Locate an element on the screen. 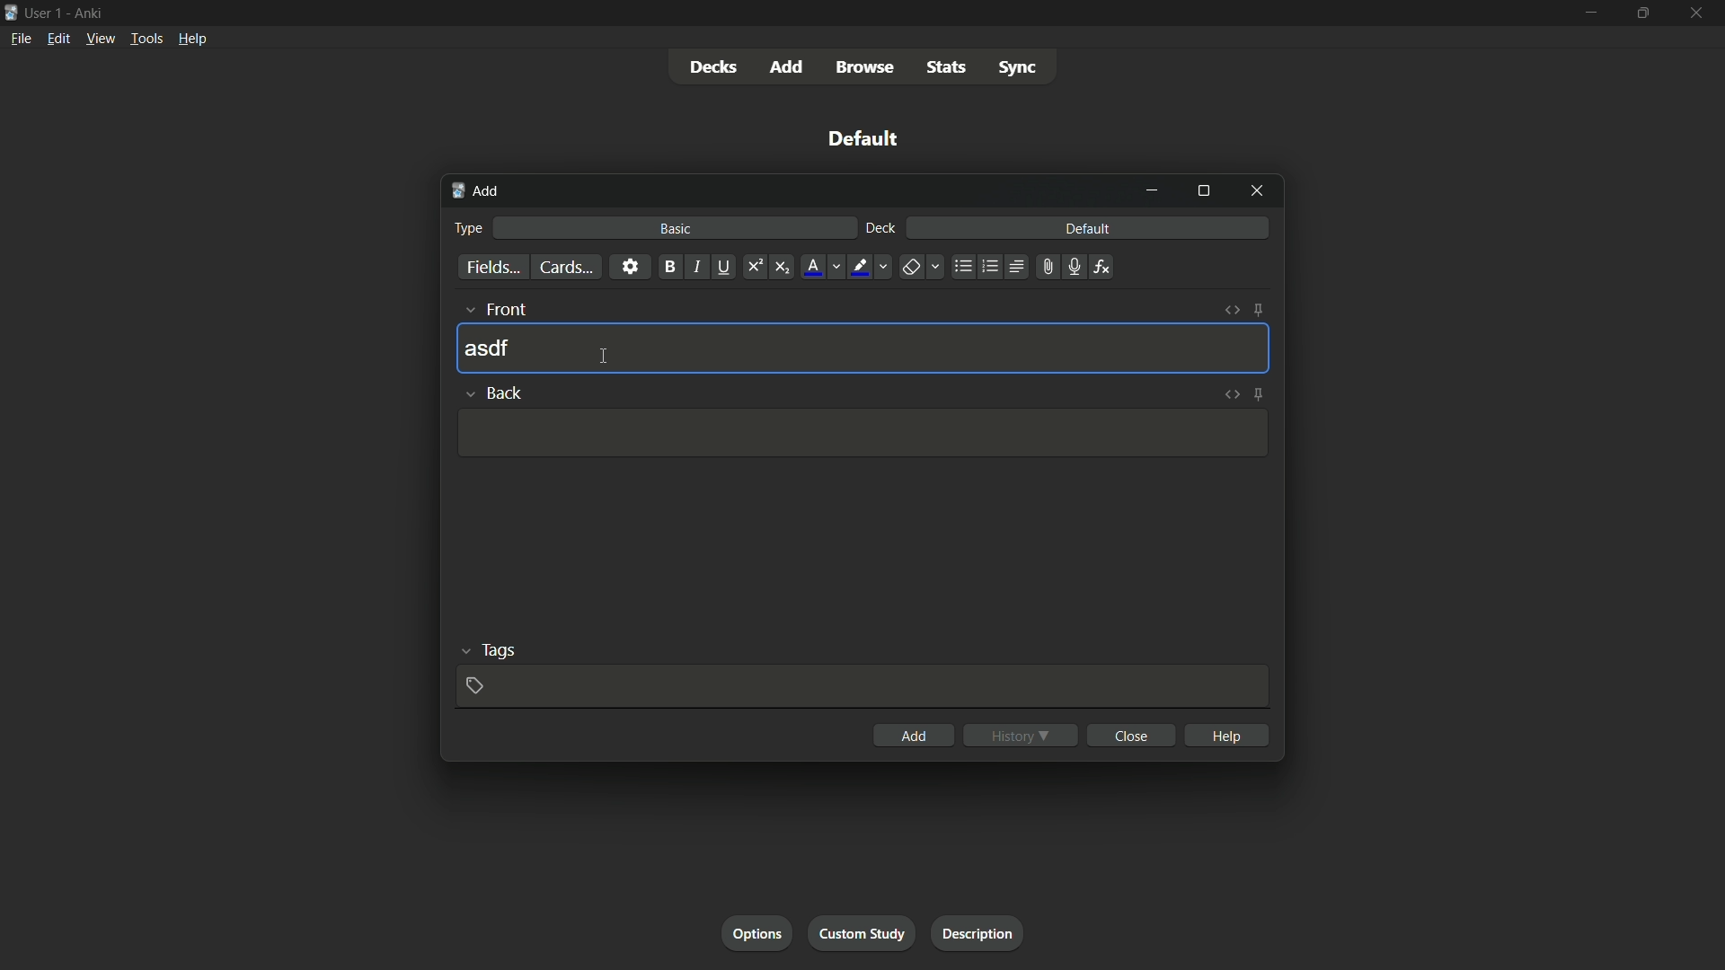 Image resolution: width=1725 pixels, height=970 pixels. front is located at coordinates (494, 308).